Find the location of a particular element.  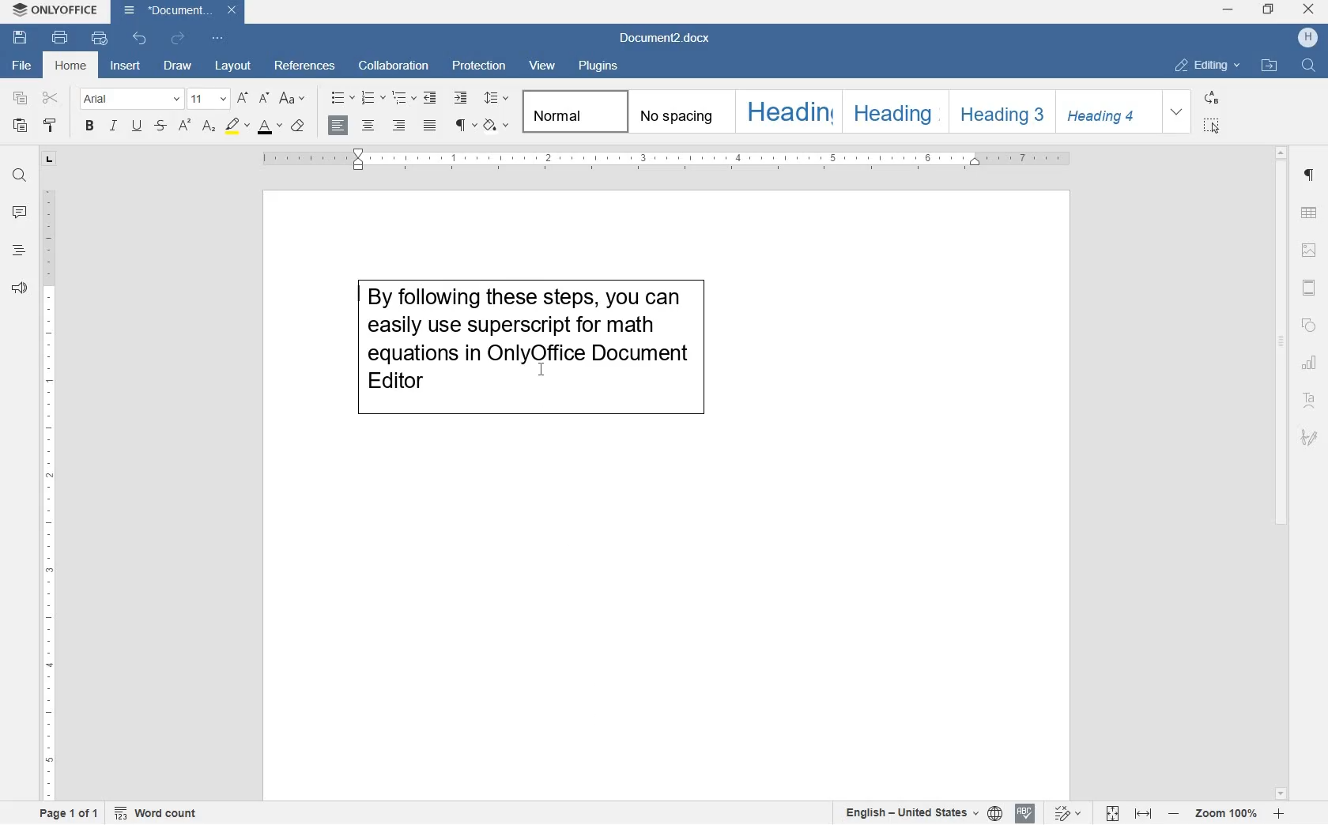

bullets is located at coordinates (343, 98).